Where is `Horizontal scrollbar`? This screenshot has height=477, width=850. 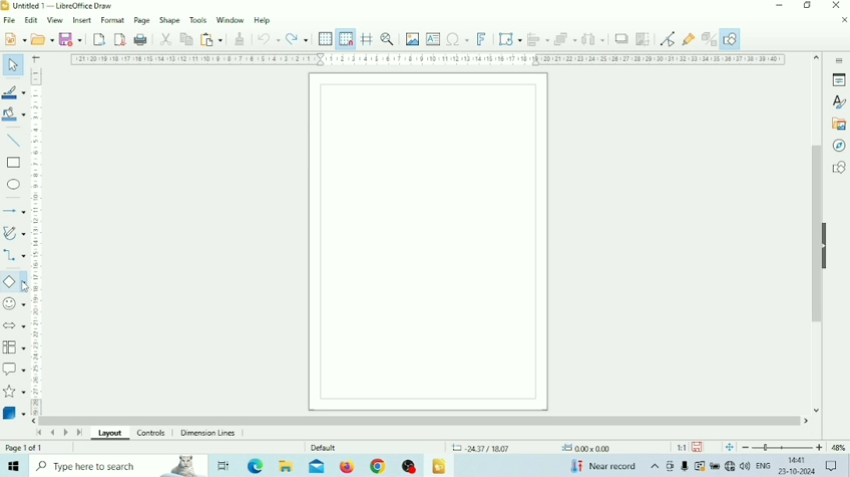 Horizontal scrollbar is located at coordinates (420, 420).